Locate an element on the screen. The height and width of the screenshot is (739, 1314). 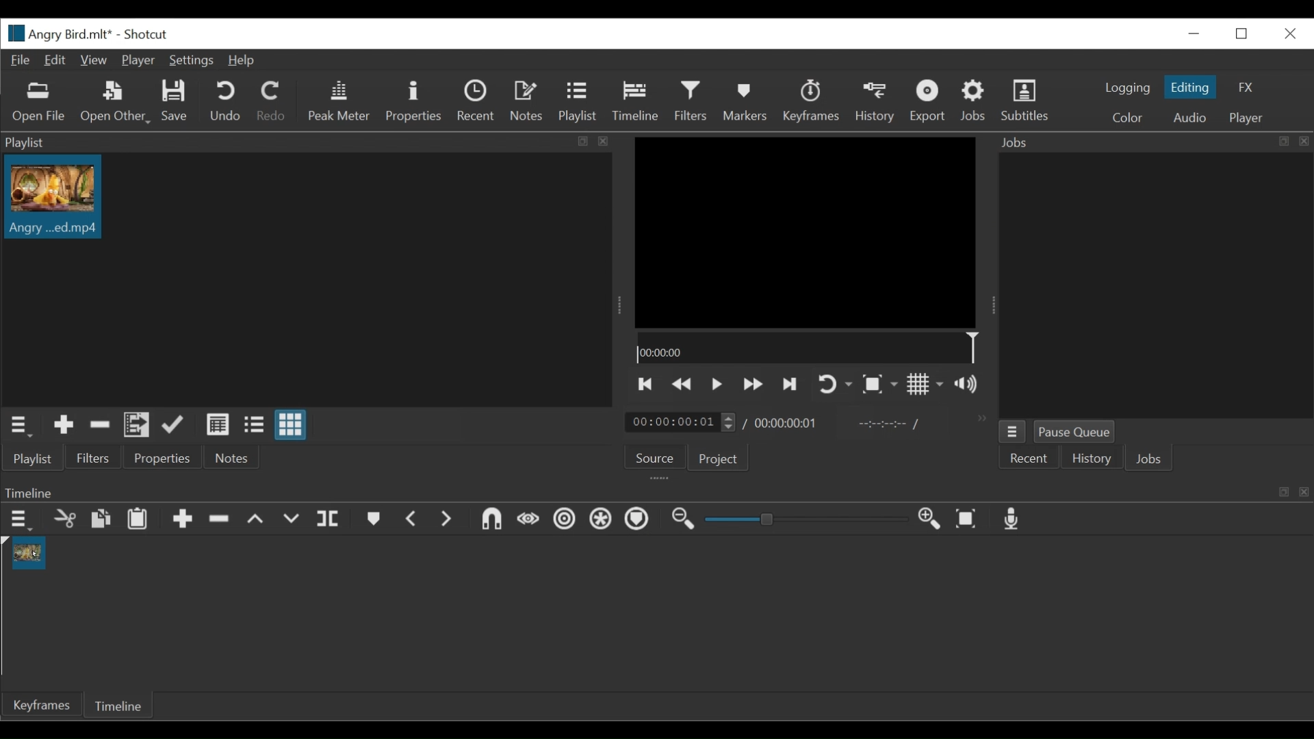
player is located at coordinates (1246, 118).